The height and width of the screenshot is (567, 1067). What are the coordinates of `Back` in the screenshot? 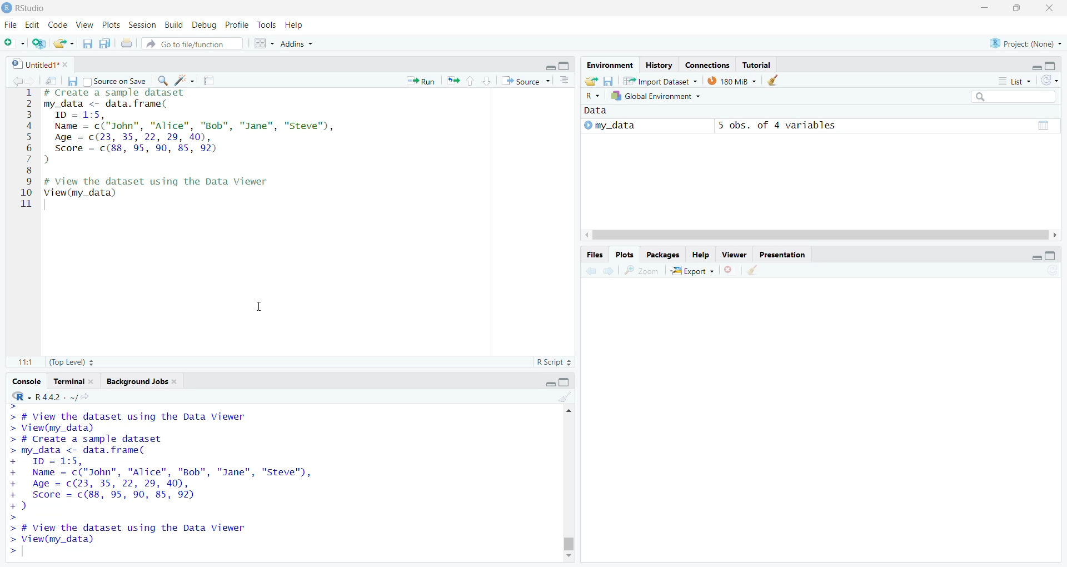 It's located at (17, 81).